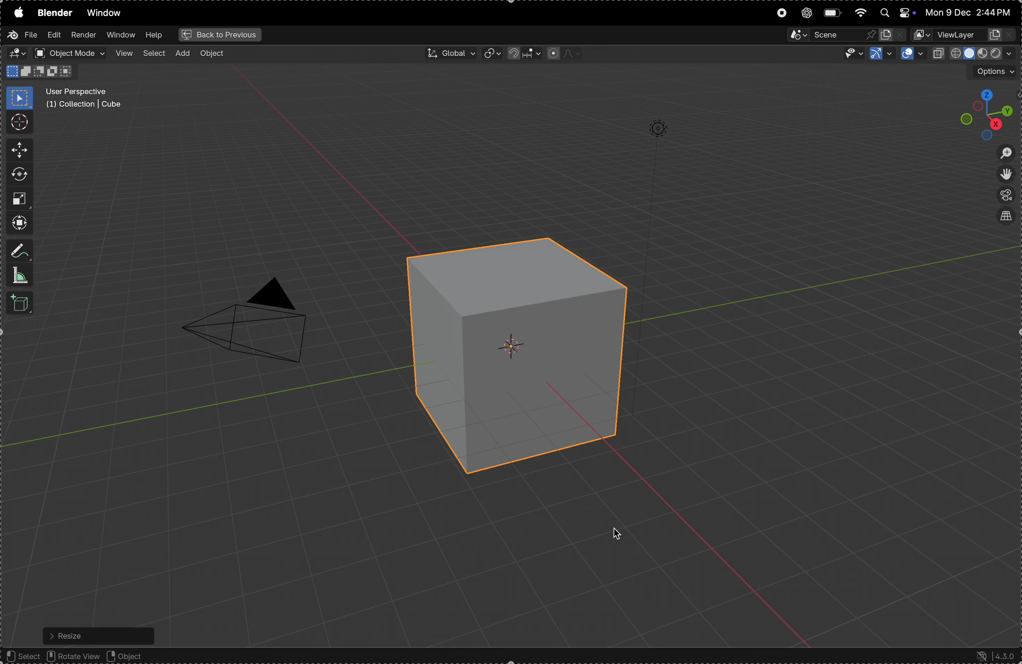  I want to click on rotate, so click(18, 174).